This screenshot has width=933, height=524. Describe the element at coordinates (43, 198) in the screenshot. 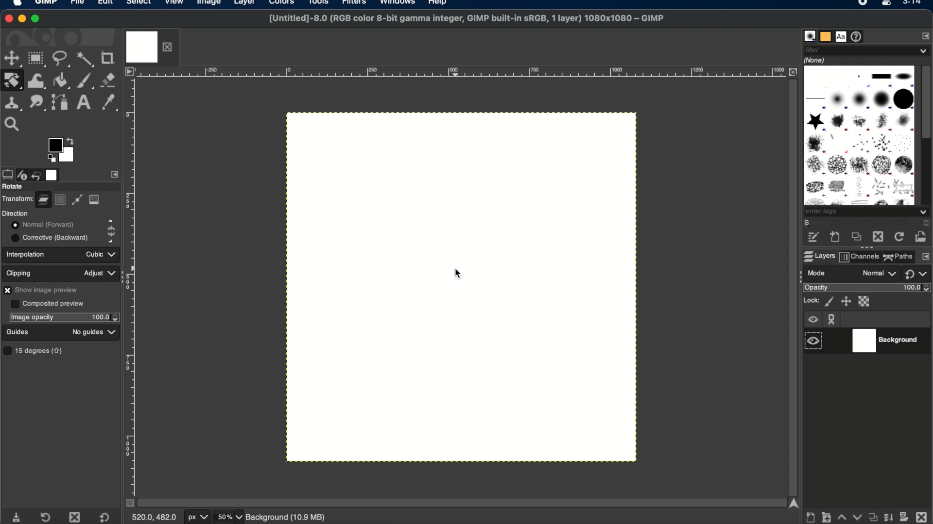

I see `layer` at that location.